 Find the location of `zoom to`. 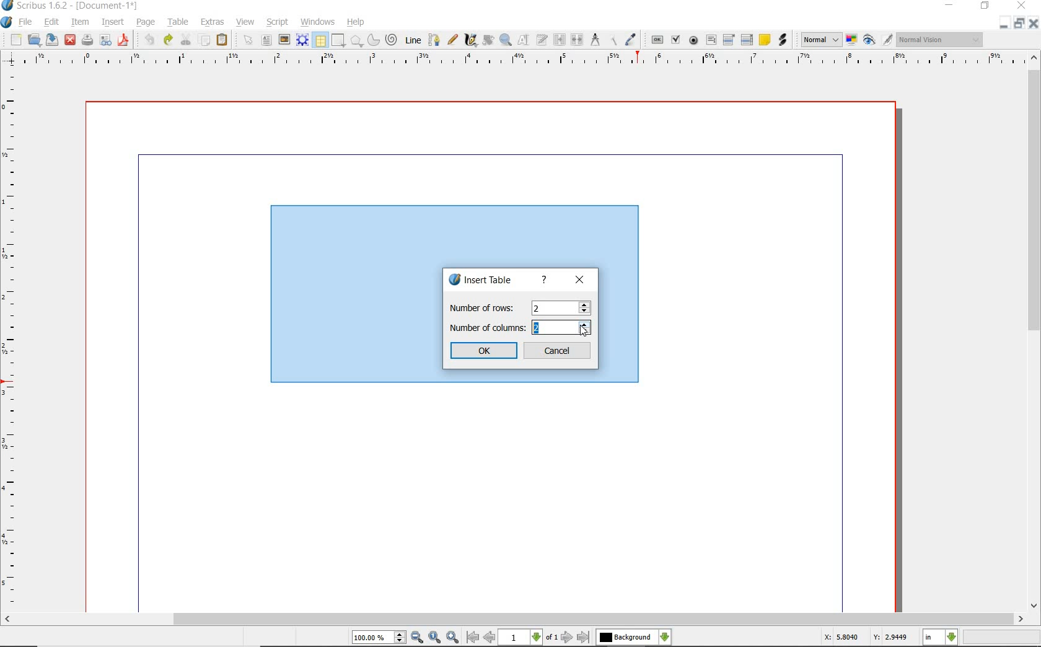

zoom to is located at coordinates (434, 638).